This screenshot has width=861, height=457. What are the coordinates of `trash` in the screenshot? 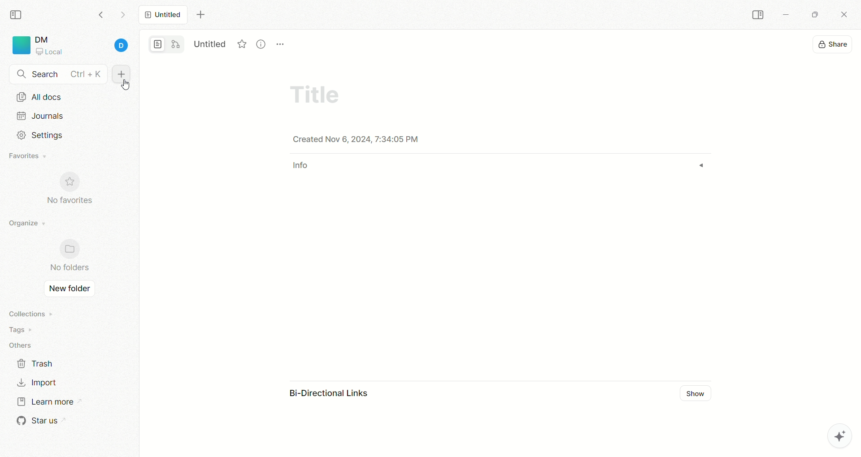 It's located at (36, 363).